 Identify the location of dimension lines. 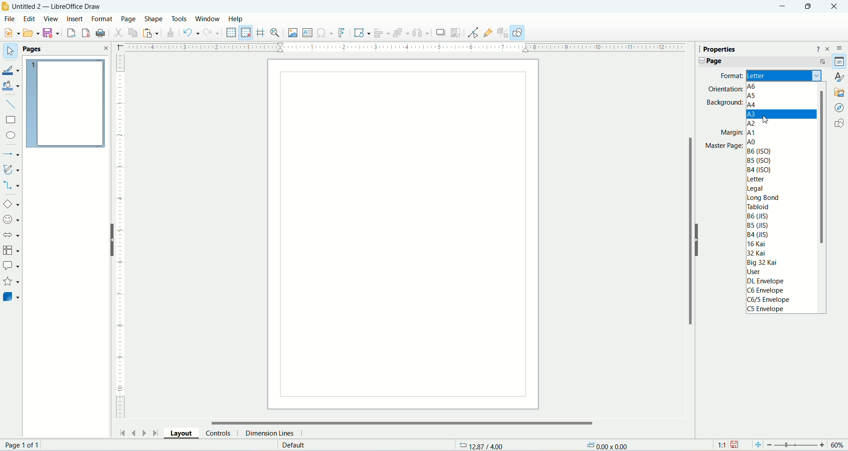
(270, 433).